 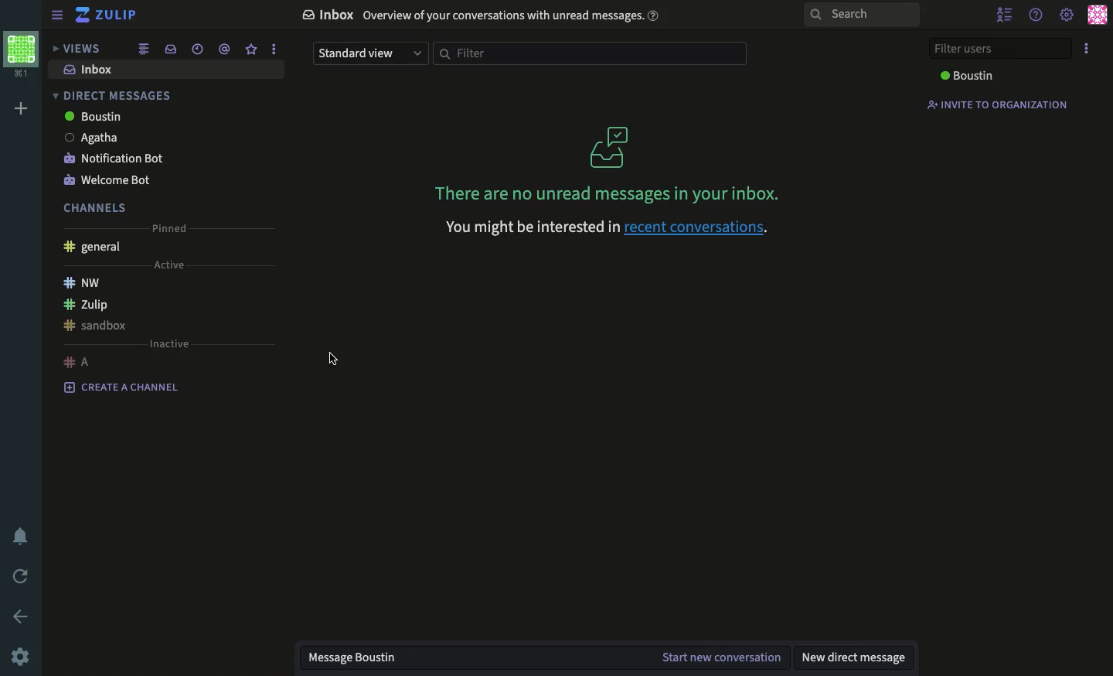 What do you see at coordinates (1036, 15) in the screenshot?
I see `help` at bounding box center [1036, 15].